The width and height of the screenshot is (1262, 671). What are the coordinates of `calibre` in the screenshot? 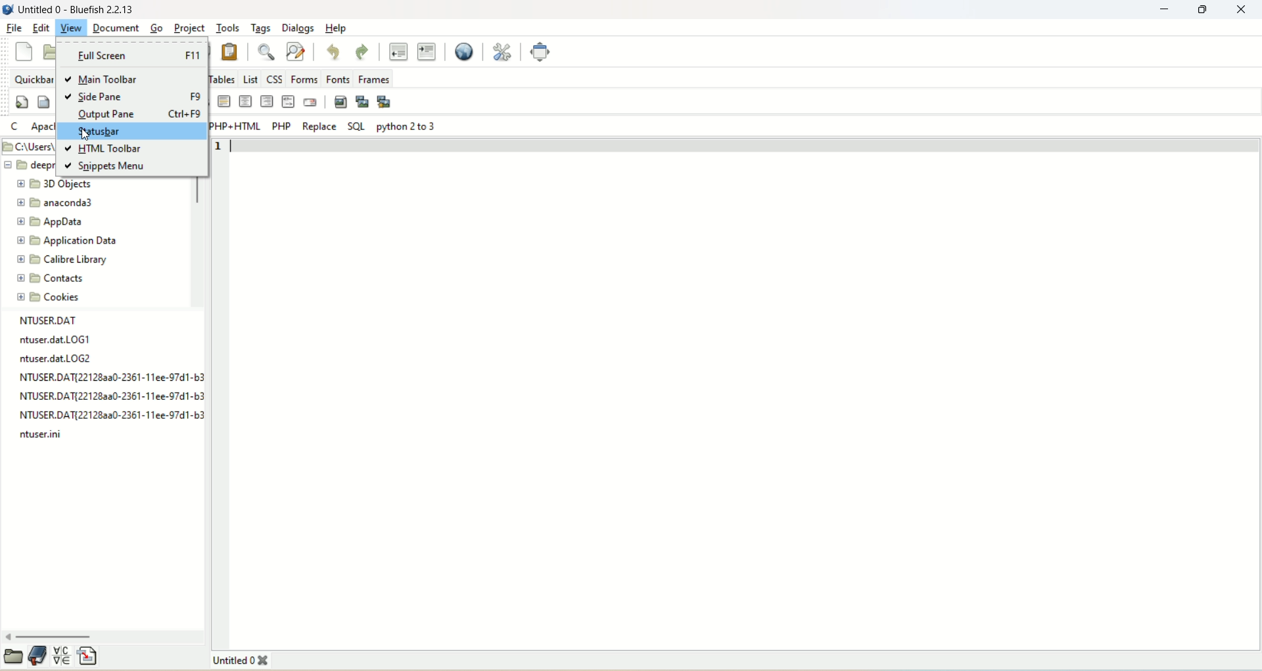 It's located at (60, 260).